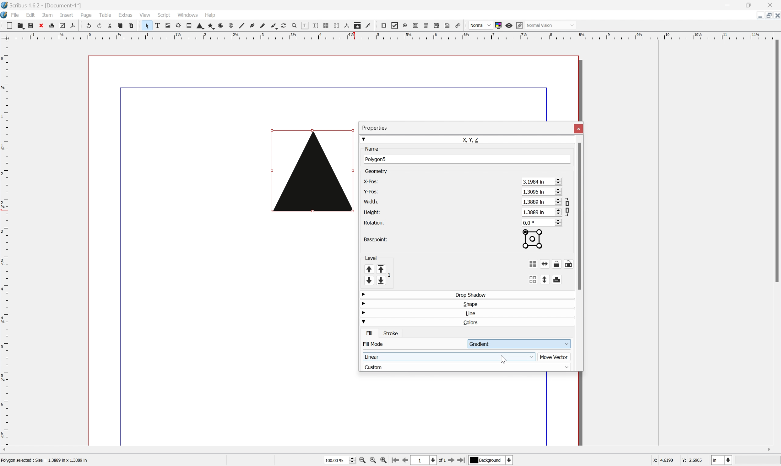  What do you see at coordinates (550, 25) in the screenshot?
I see `Normal Vision` at bounding box center [550, 25].